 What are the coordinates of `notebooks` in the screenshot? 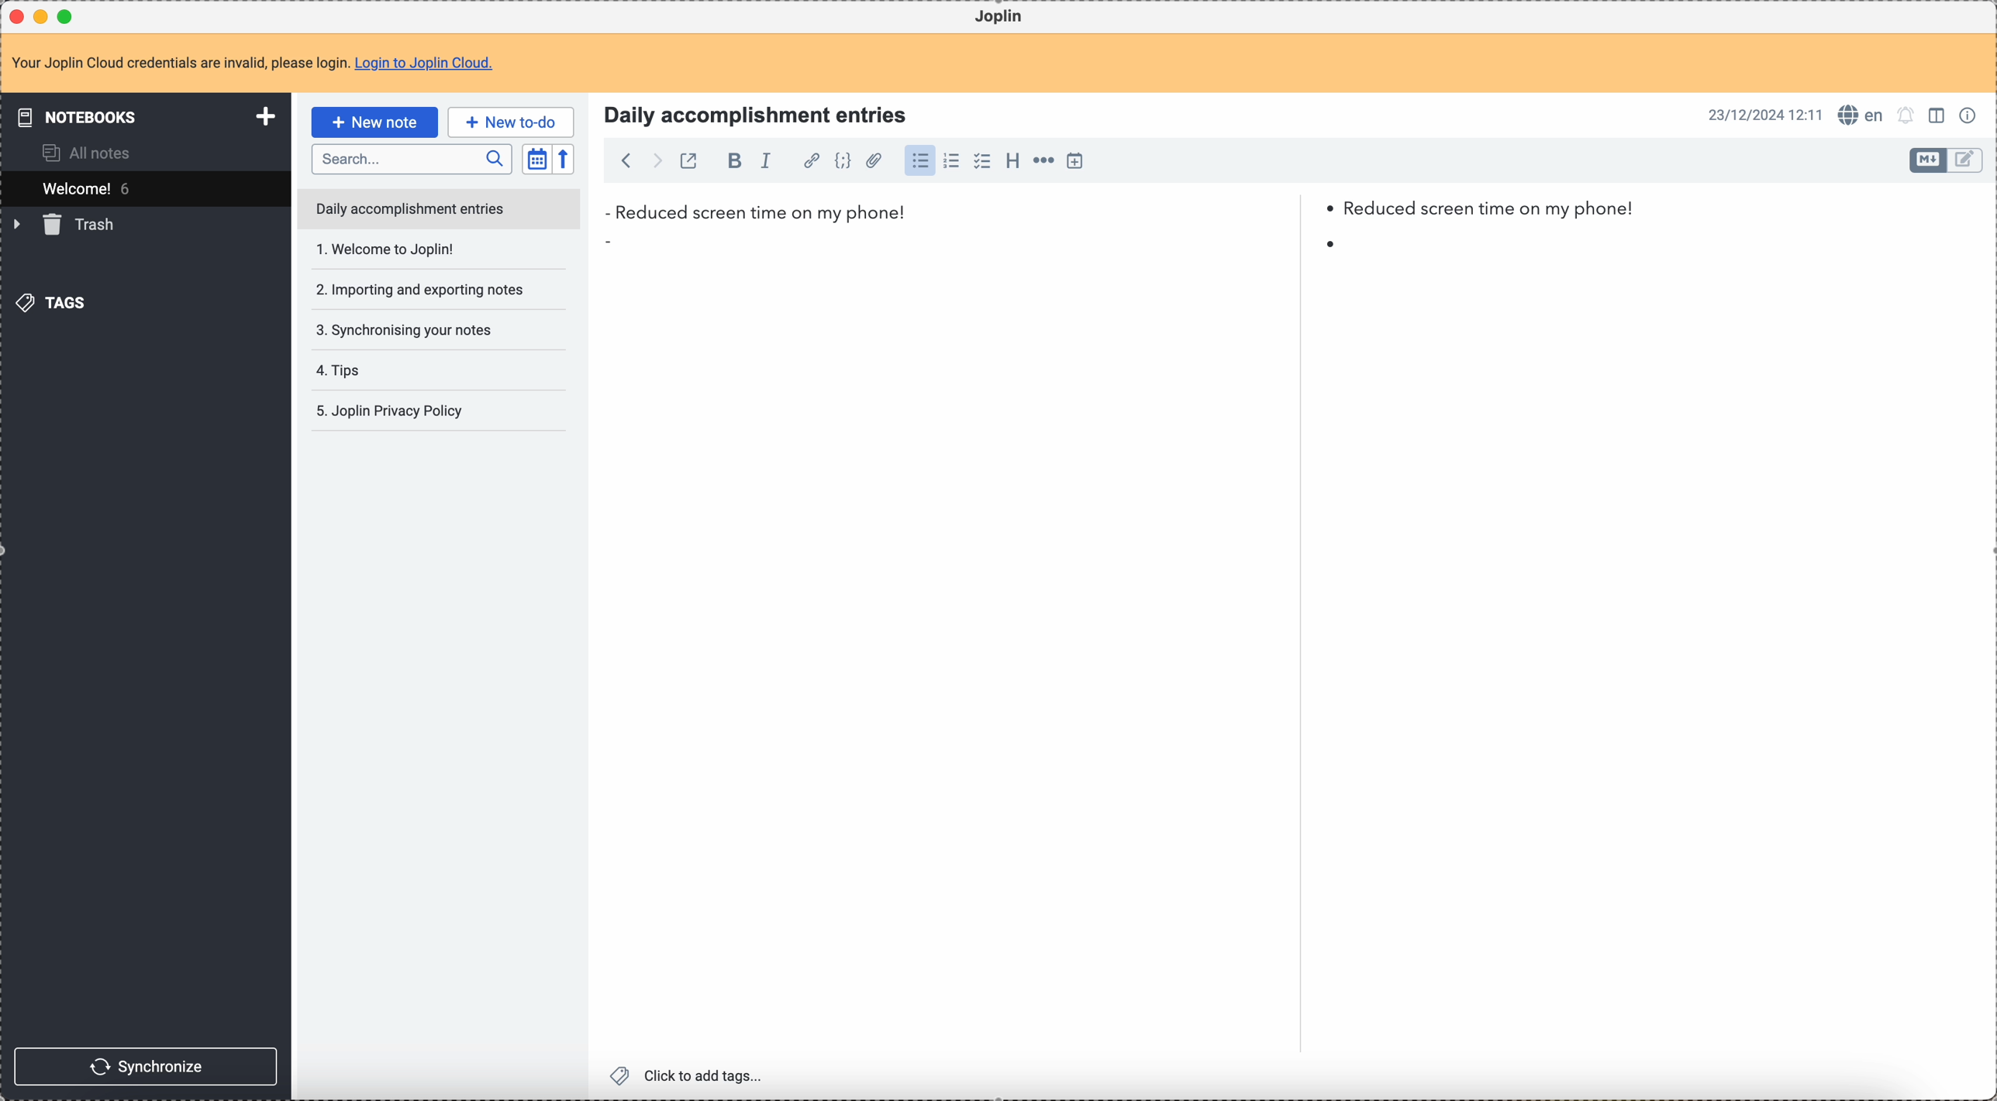 It's located at (143, 115).